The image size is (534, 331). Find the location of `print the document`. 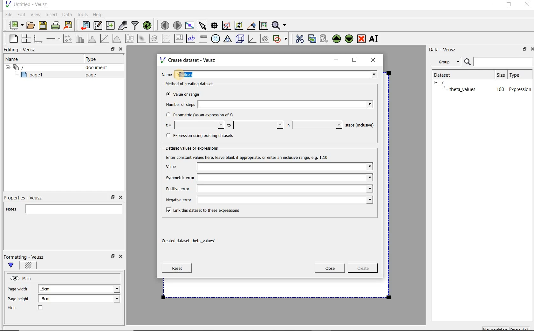

print the document is located at coordinates (57, 25).